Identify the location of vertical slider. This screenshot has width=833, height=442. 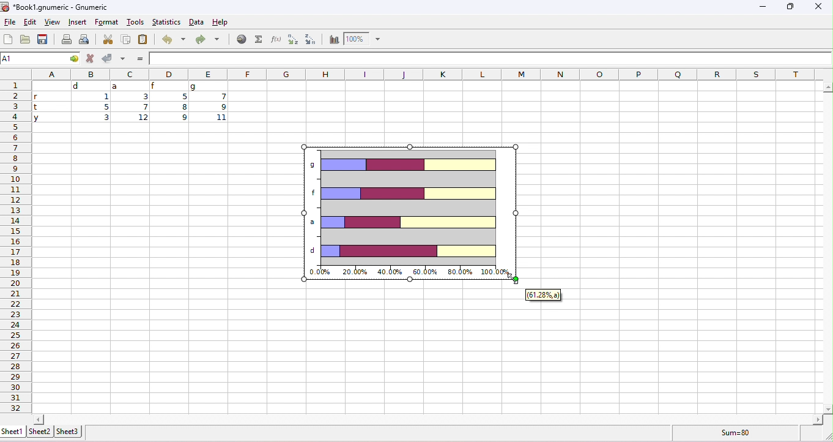
(827, 247).